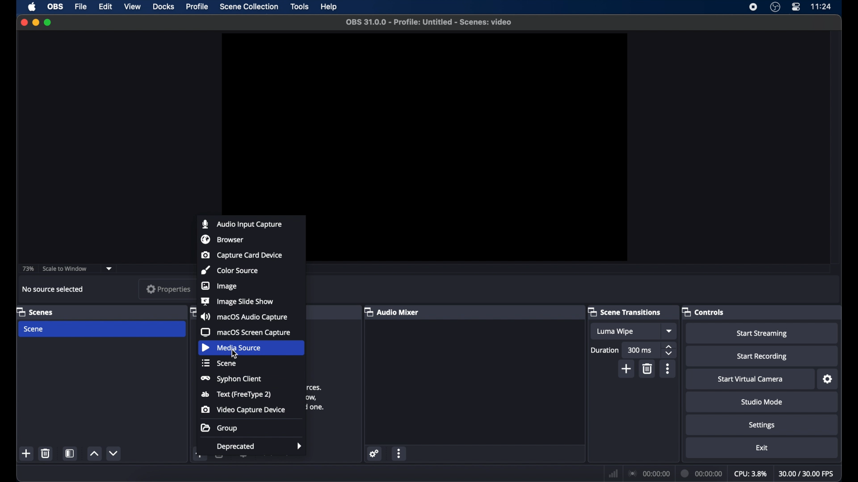 This screenshot has height=482, width=858. Describe the element at coordinates (56, 7) in the screenshot. I see `obs` at that location.